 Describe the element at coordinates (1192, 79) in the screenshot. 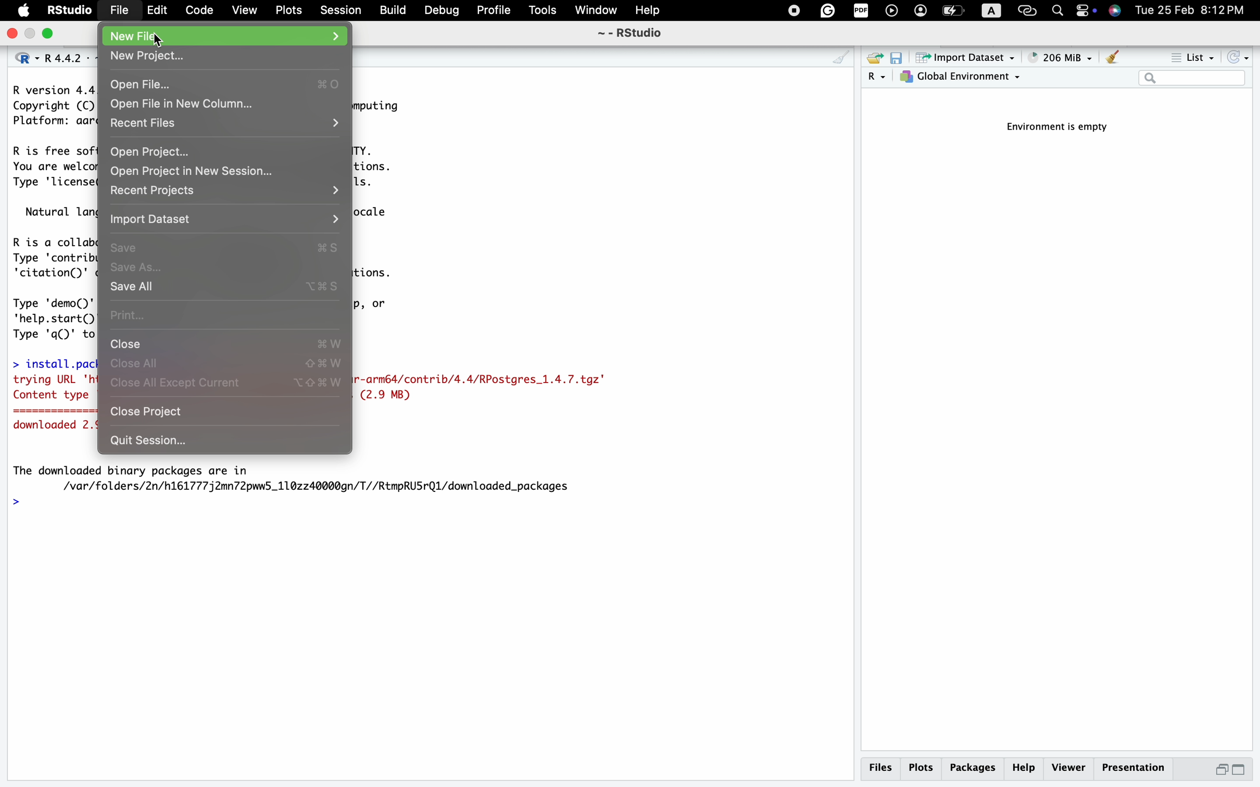

I see `search field` at that location.